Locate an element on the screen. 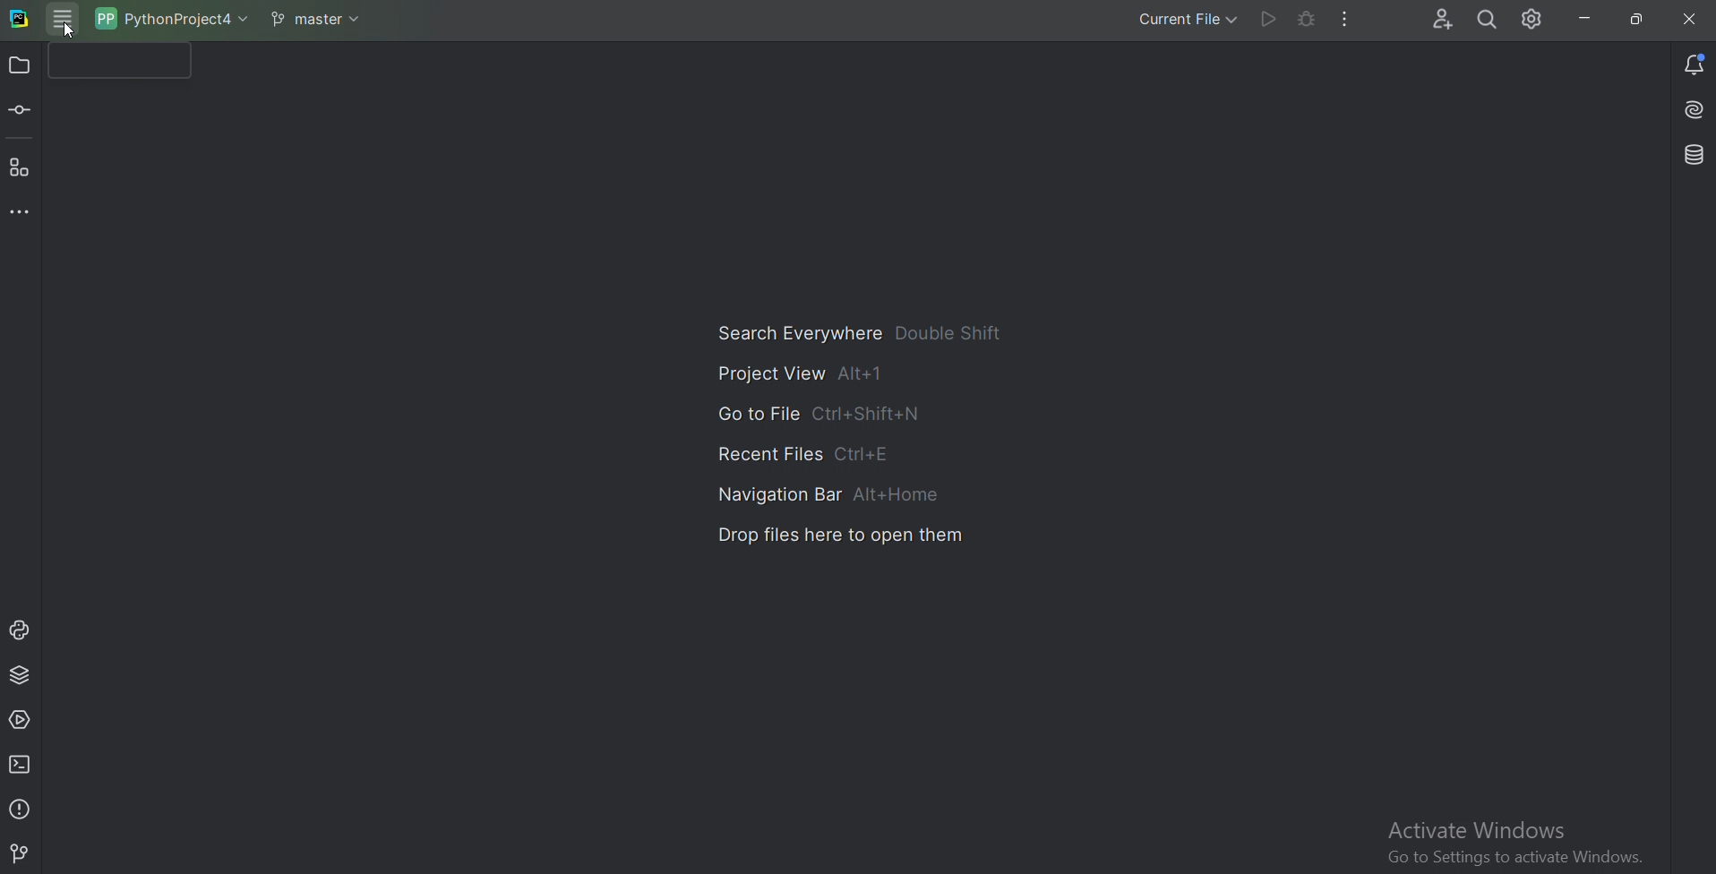 Image resolution: width=1716 pixels, height=874 pixels. Python console is located at coordinates (21, 630).